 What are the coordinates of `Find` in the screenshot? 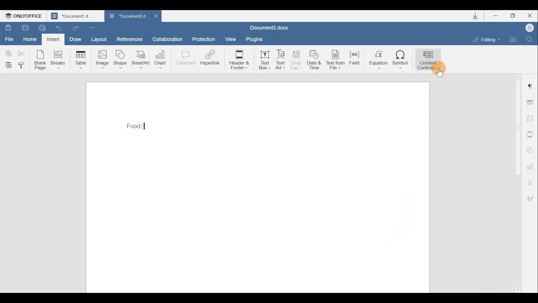 It's located at (530, 39).